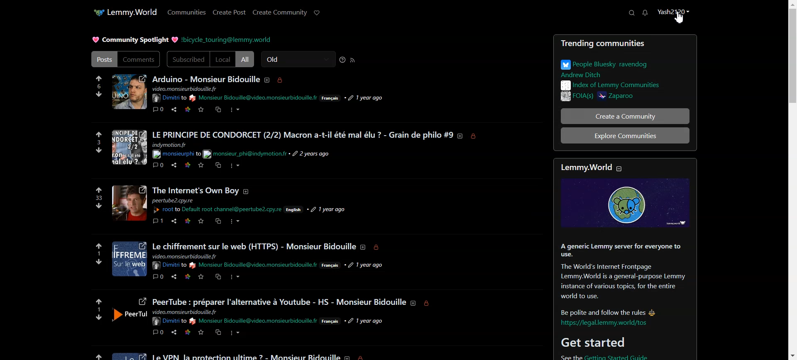 The height and width of the screenshot is (360, 797). Describe the element at coordinates (245, 59) in the screenshot. I see `All` at that location.